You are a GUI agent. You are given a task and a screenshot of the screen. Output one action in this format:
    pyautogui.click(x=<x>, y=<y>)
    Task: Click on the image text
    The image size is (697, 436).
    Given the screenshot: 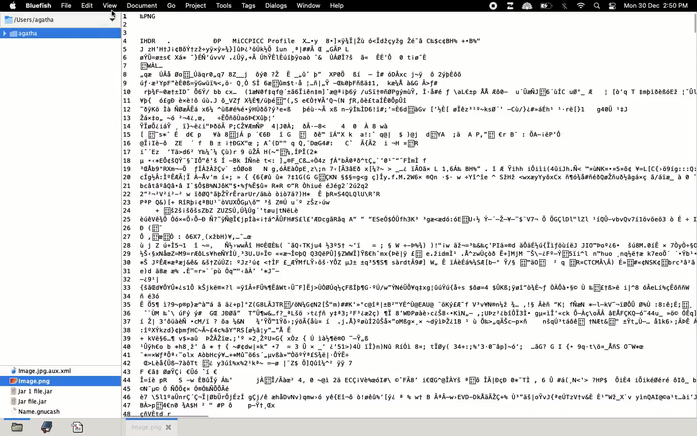 What is the action you would take?
    pyautogui.click(x=415, y=214)
    